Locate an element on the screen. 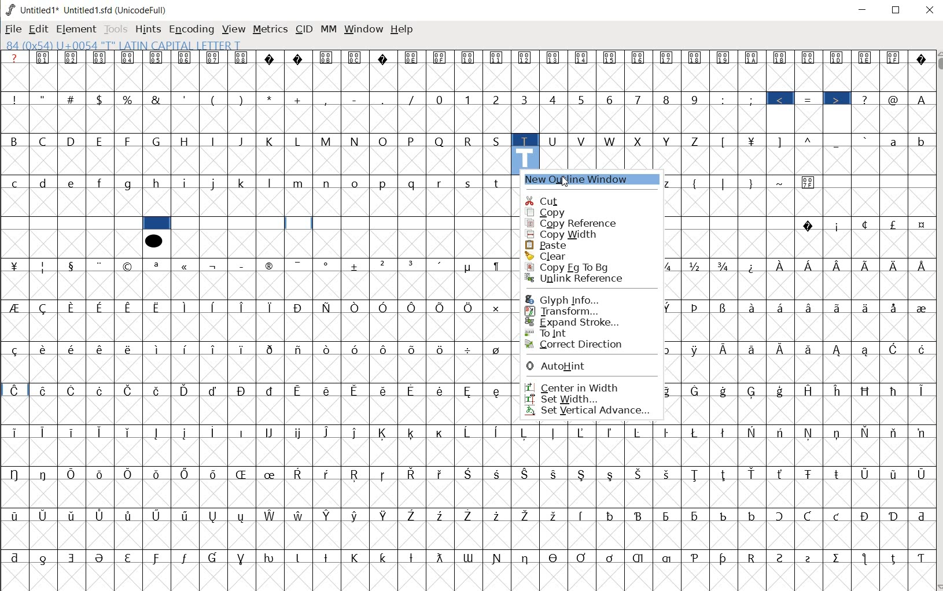  d is located at coordinates (44, 183).